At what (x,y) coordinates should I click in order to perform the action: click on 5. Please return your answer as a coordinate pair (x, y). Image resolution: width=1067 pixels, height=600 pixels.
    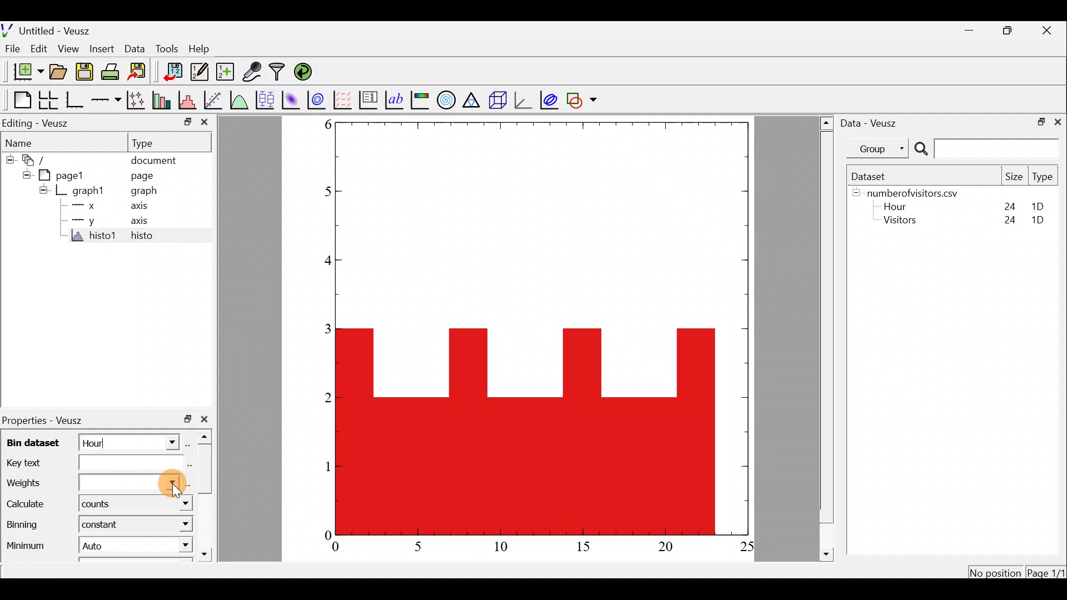
    Looking at the image, I should click on (420, 546).